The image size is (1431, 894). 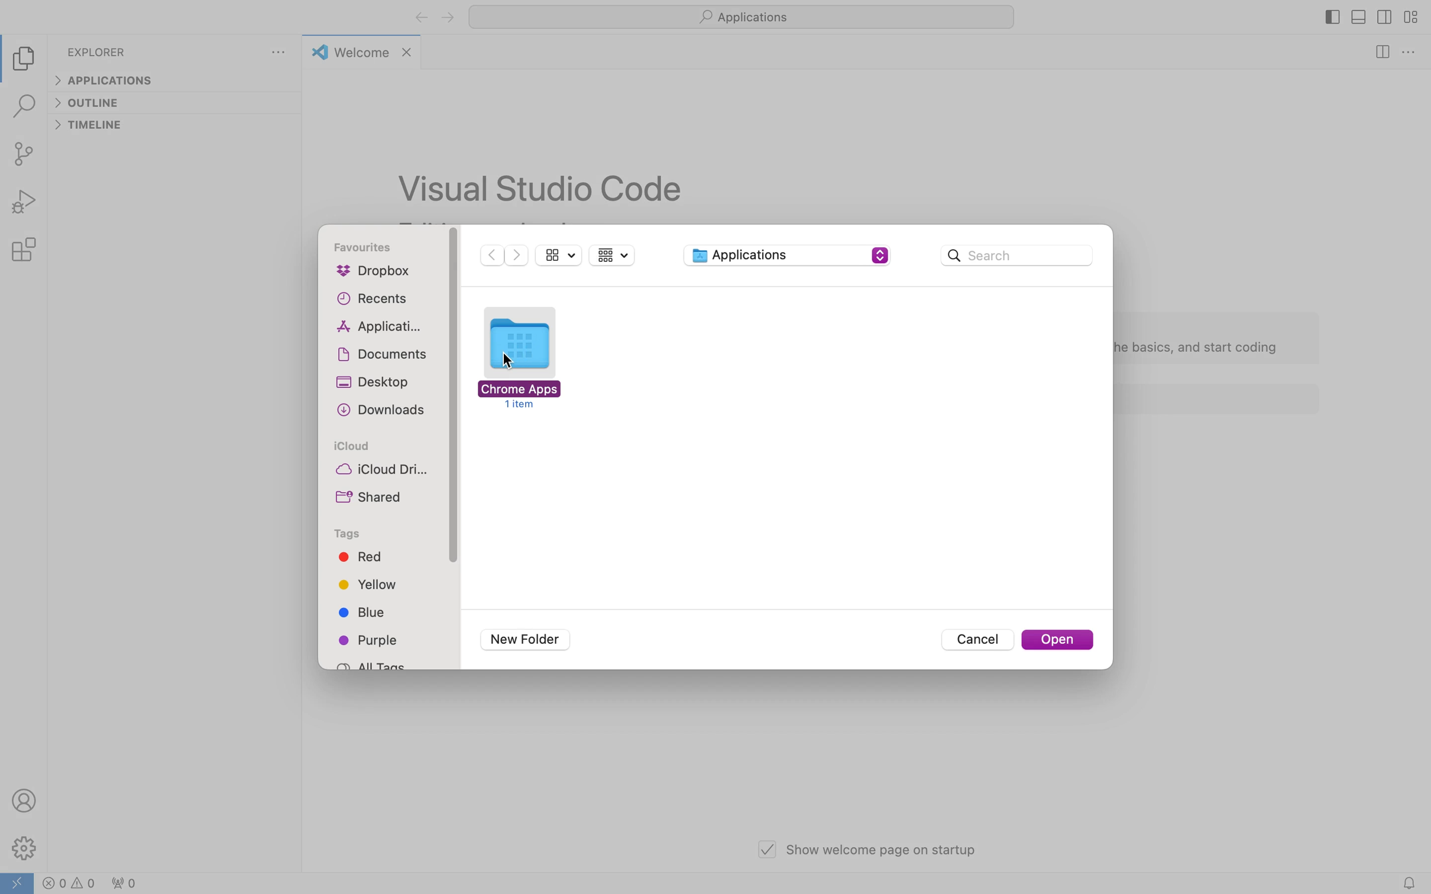 I want to click on new folder, so click(x=521, y=639).